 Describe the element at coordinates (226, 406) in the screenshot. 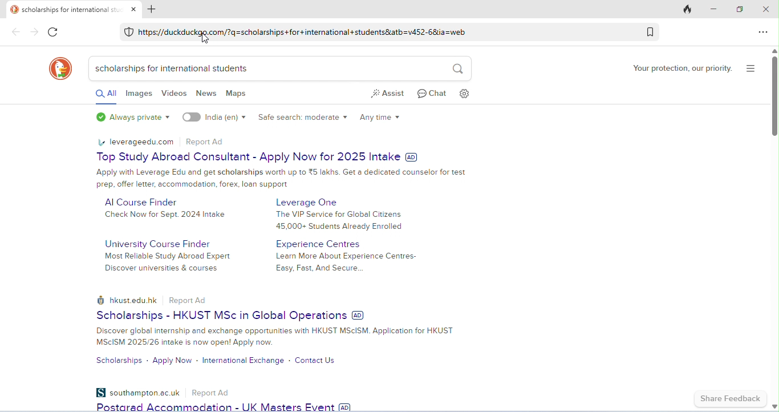

I see `Postgrad Accommodation - UK Masters Event ` at that location.